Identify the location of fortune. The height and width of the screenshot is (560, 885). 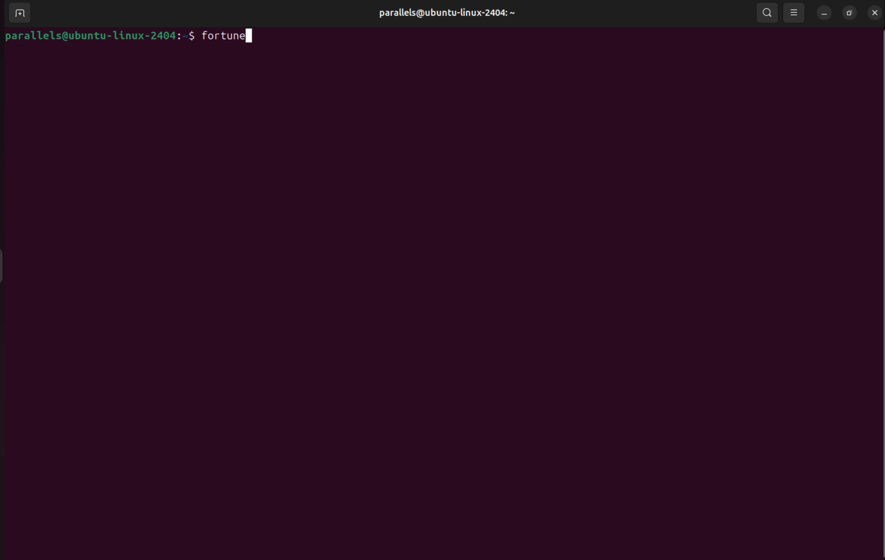
(232, 36).